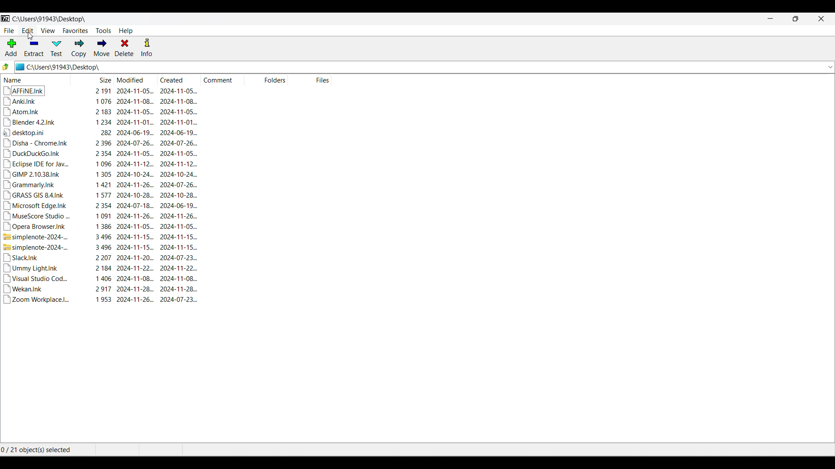 The image size is (835, 469). What do you see at coordinates (50, 19) in the screenshot?
I see `Location of current folder` at bounding box center [50, 19].